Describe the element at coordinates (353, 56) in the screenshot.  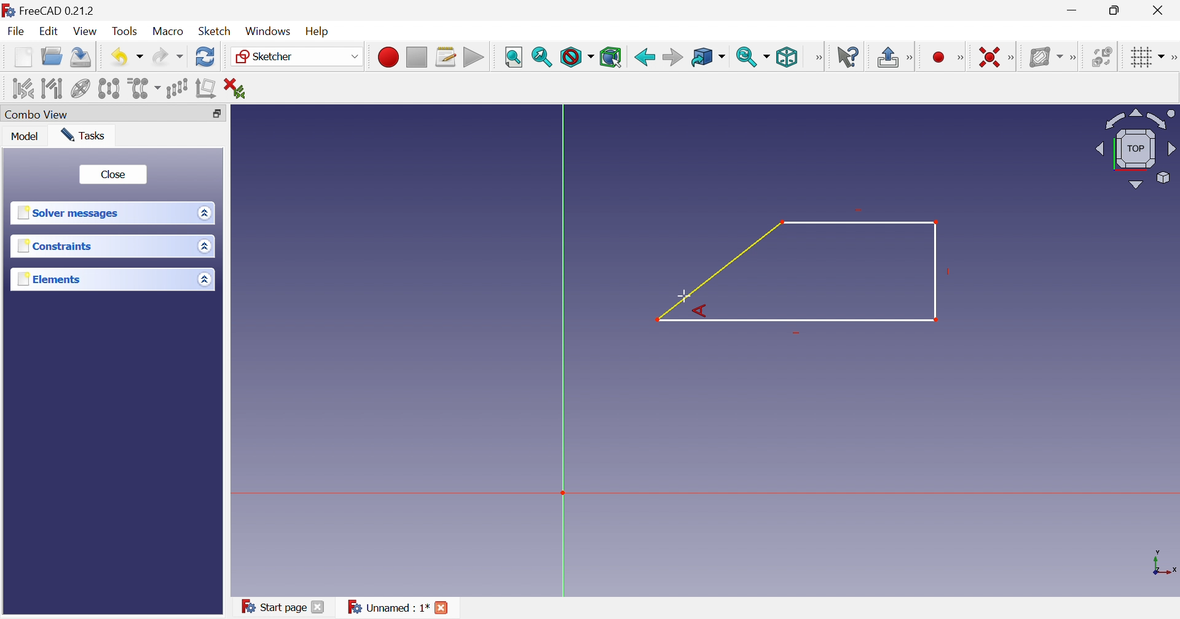
I see `Drop Down` at that location.